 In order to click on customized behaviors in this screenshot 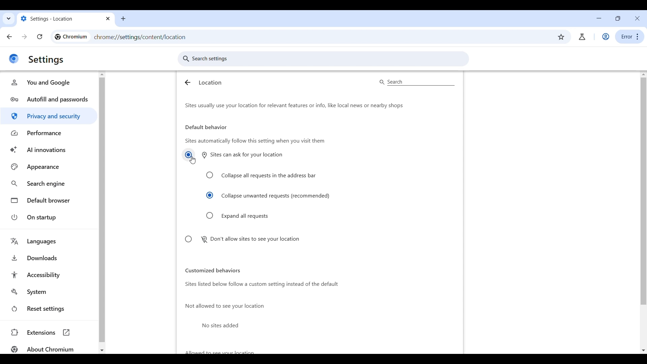, I will do `click(213, 270)`.